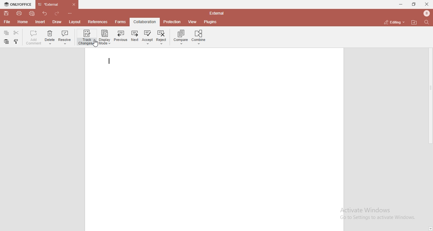  What do you see at coordinates (400, 4) in the screenshot?
I see `minimise` at bounding box center [400, 4].